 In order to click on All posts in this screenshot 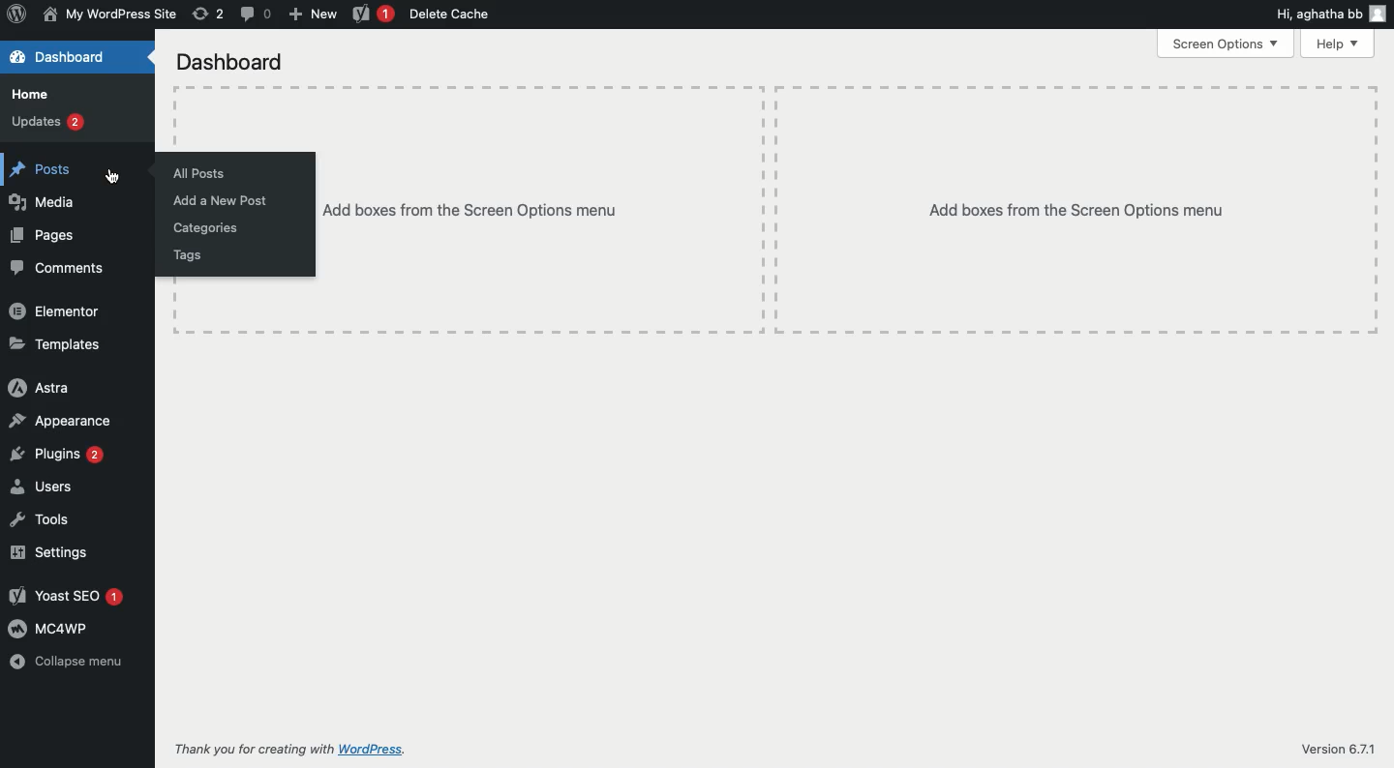, I will do `click(197, 172)`.